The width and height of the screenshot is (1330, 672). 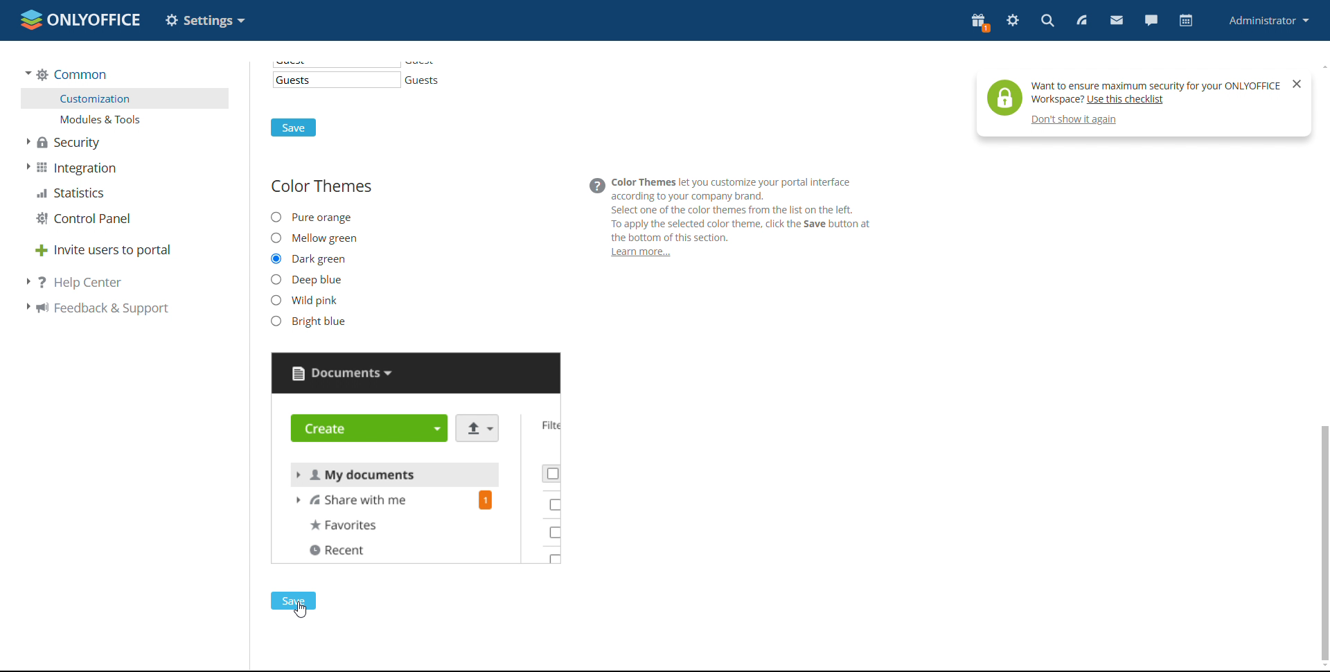 What do you see at coordinates (336, 80) in the screenshot?
I see `template for guest` at bounding box center [336, 80].